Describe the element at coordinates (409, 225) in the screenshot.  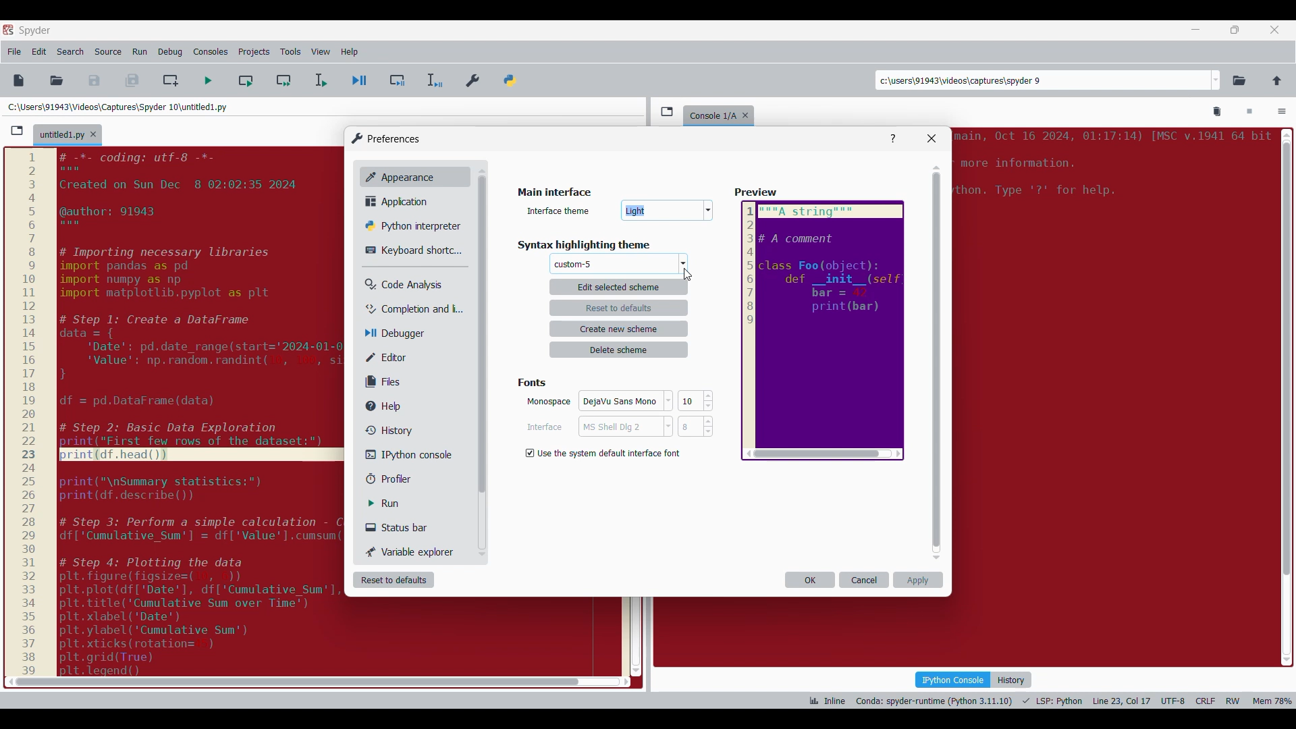
I see `Python interpreter` at that location.